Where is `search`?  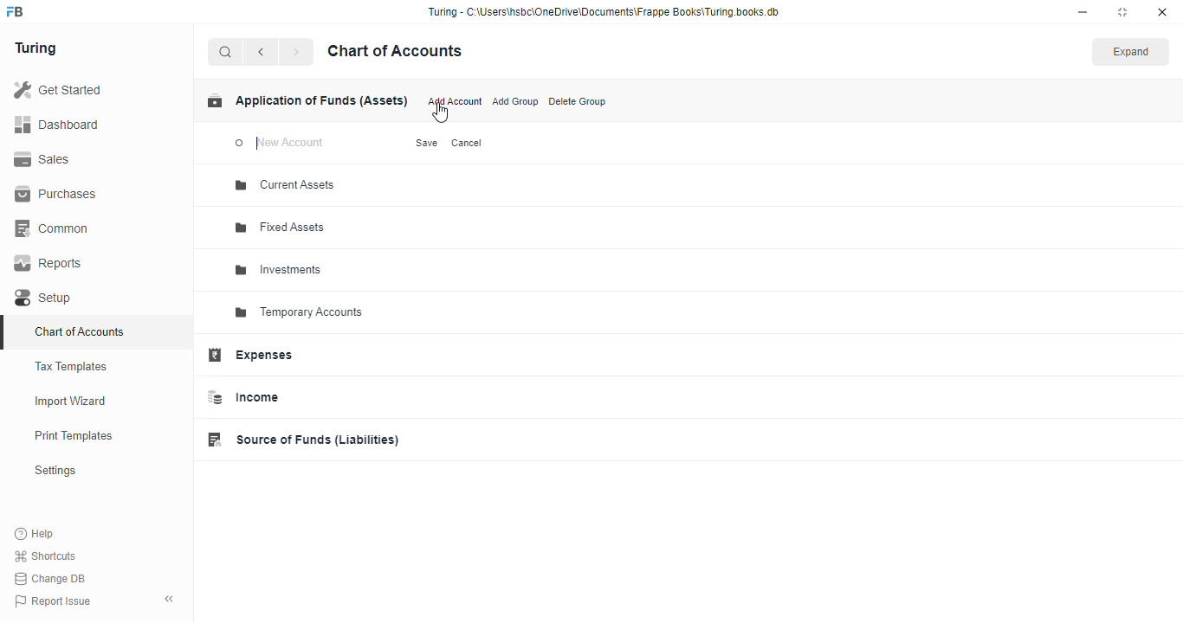 search is located at coordinates (226, 52).